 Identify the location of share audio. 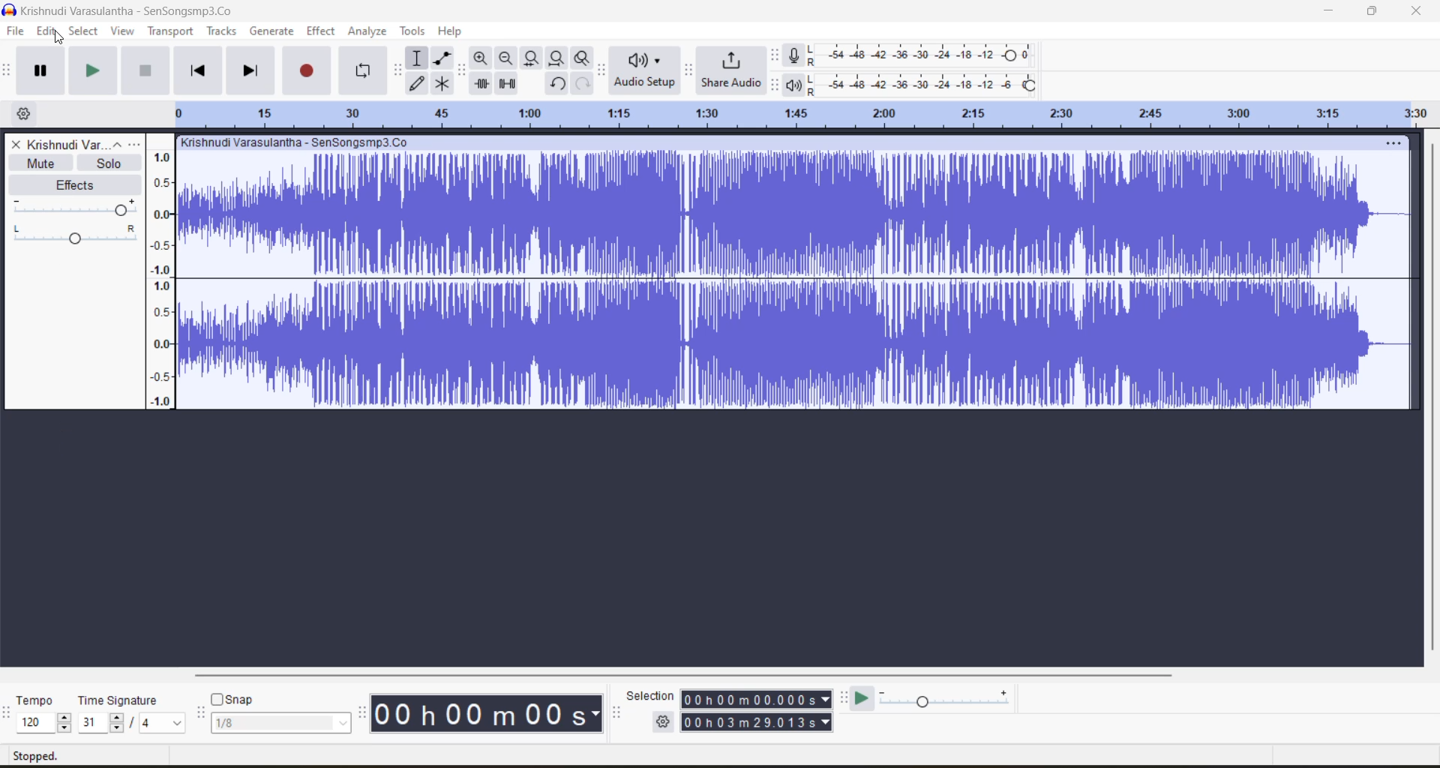
(730, 72).